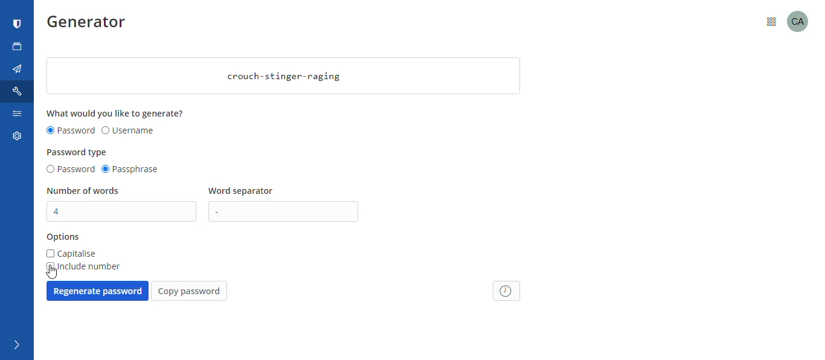  I want to click on new tab, so click(18, 47).